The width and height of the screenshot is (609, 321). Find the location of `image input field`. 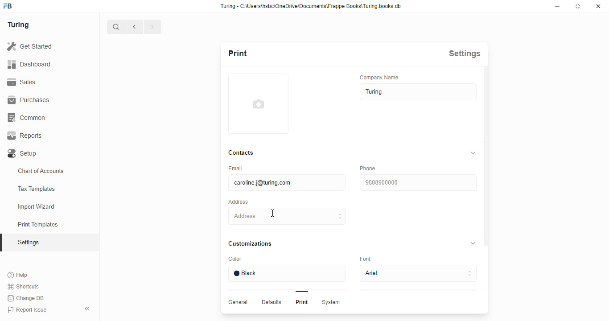

image input field is located at coordinates (259, 103).